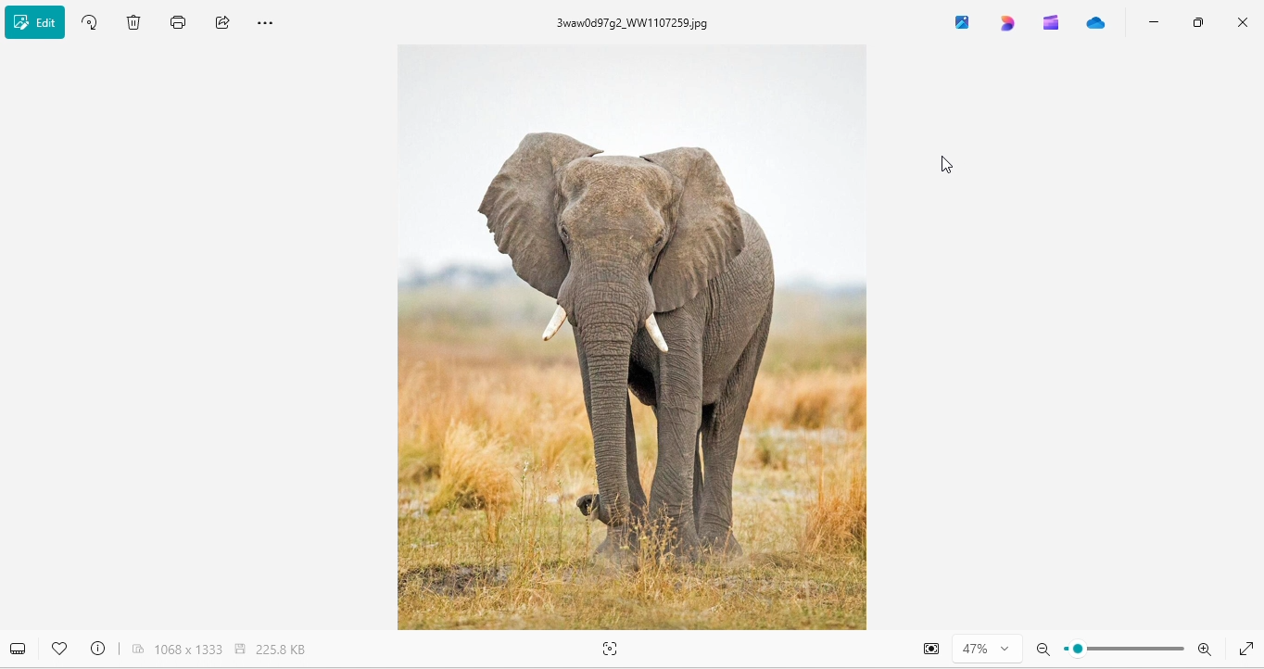  Describe the element at coordinates (639, 340) in the screenshot. I see `image` at that location.